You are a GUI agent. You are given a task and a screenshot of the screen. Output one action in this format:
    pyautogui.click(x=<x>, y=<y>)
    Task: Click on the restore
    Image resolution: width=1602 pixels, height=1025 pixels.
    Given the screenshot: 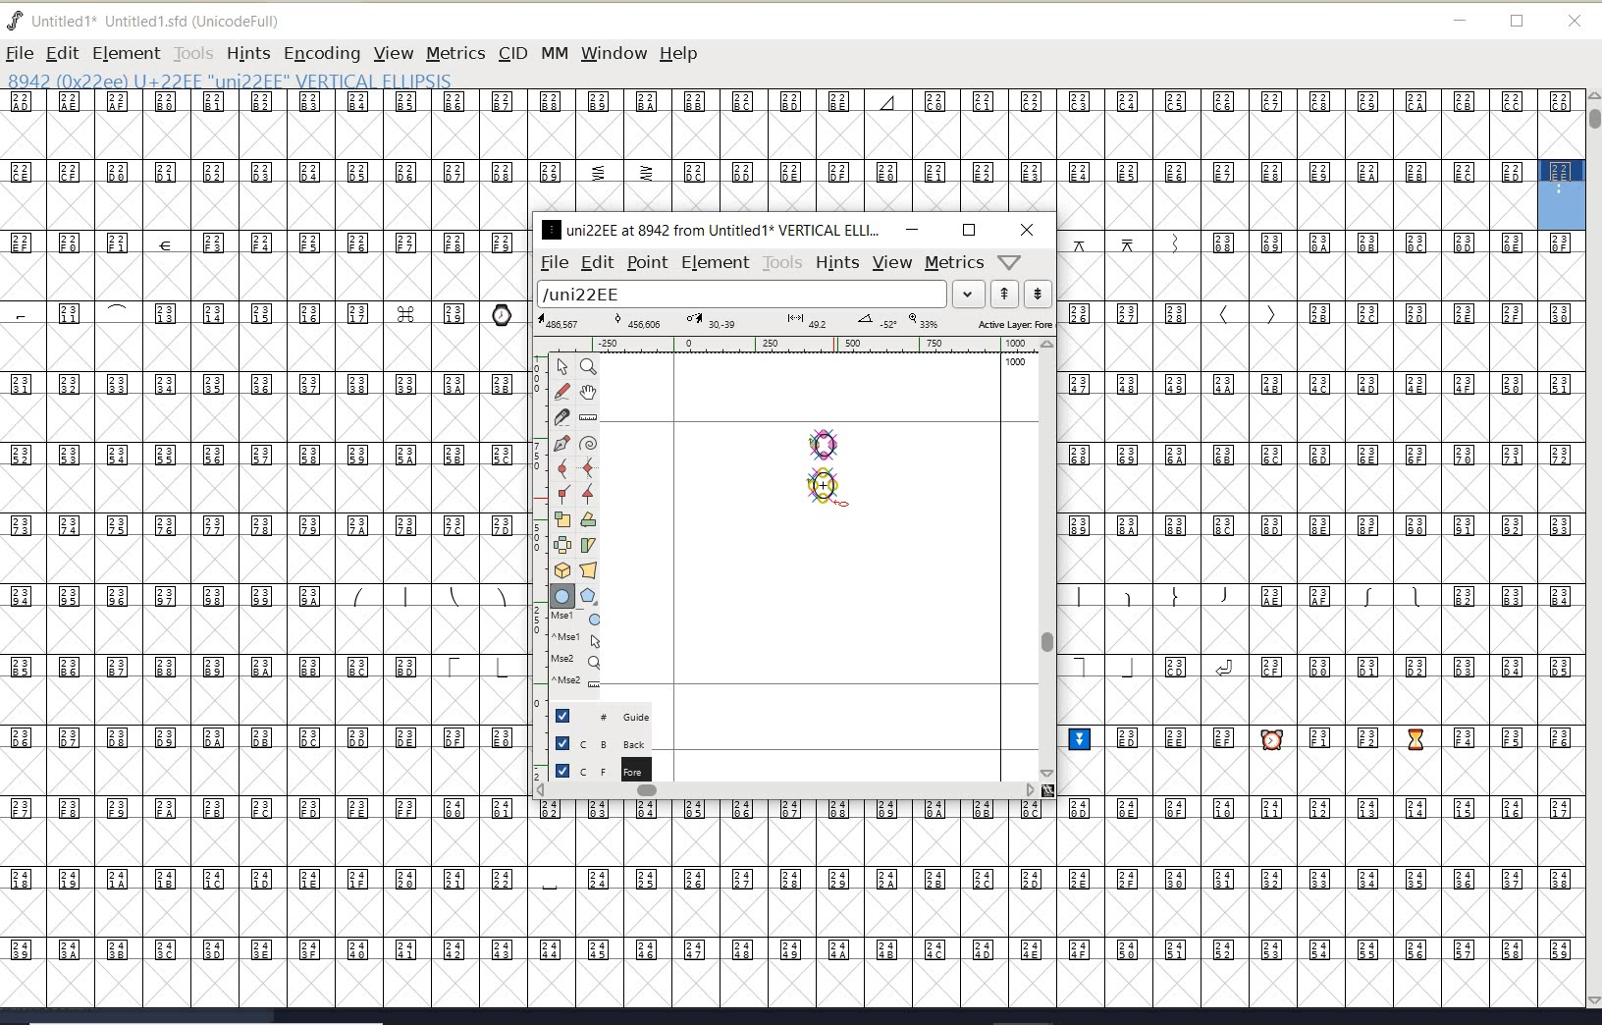 What is the action you would take?
    pyautogui.click(x=1518, y=23)
    